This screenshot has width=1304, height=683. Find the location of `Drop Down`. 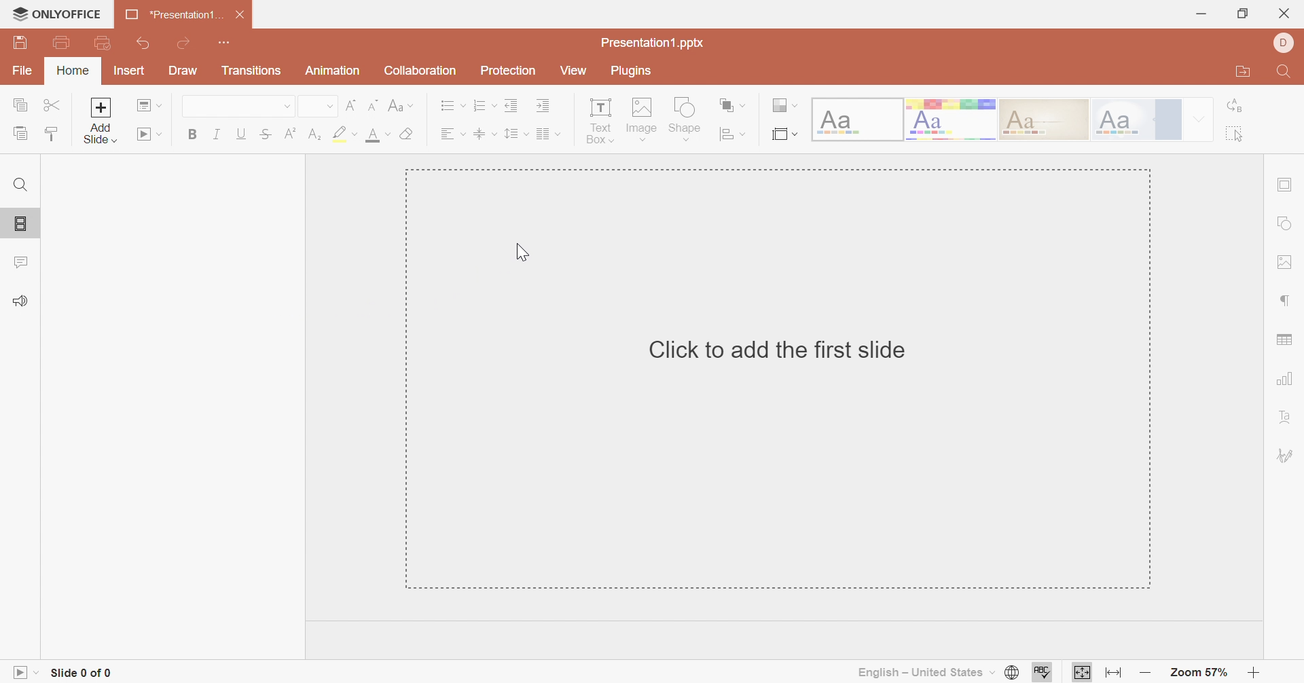

Drop Down is located at coordinates (162, 134).